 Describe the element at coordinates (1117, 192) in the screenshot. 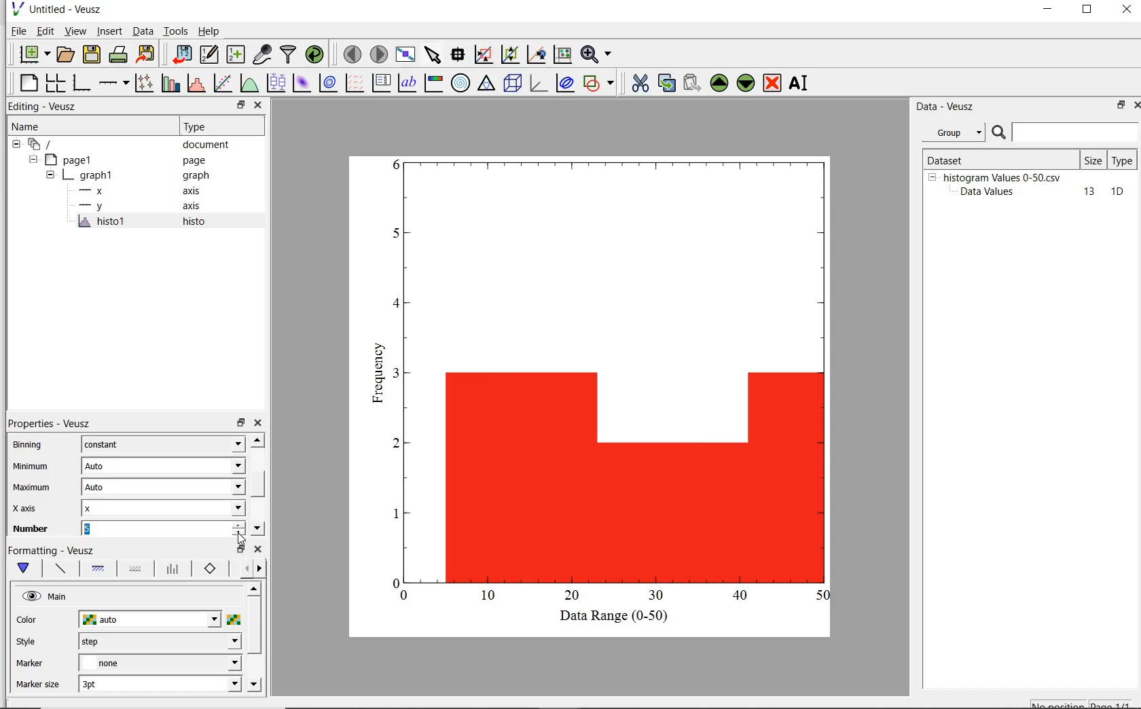

I see `10` at that location.